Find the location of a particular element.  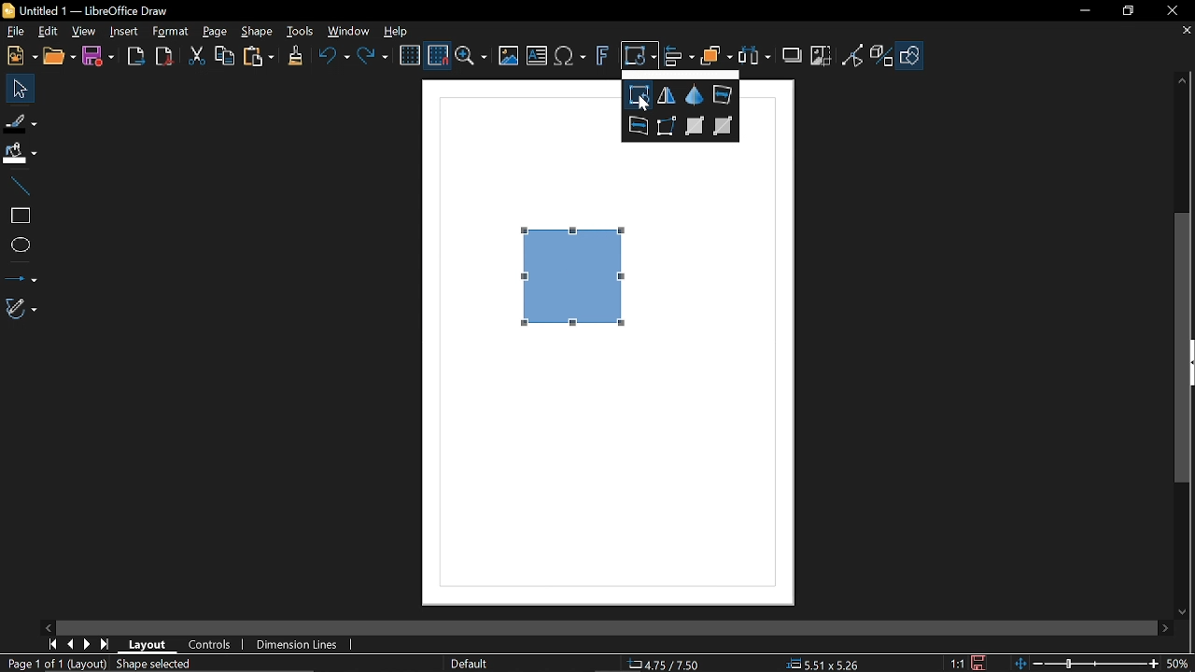

Crop is located at coordinates (821, 56).